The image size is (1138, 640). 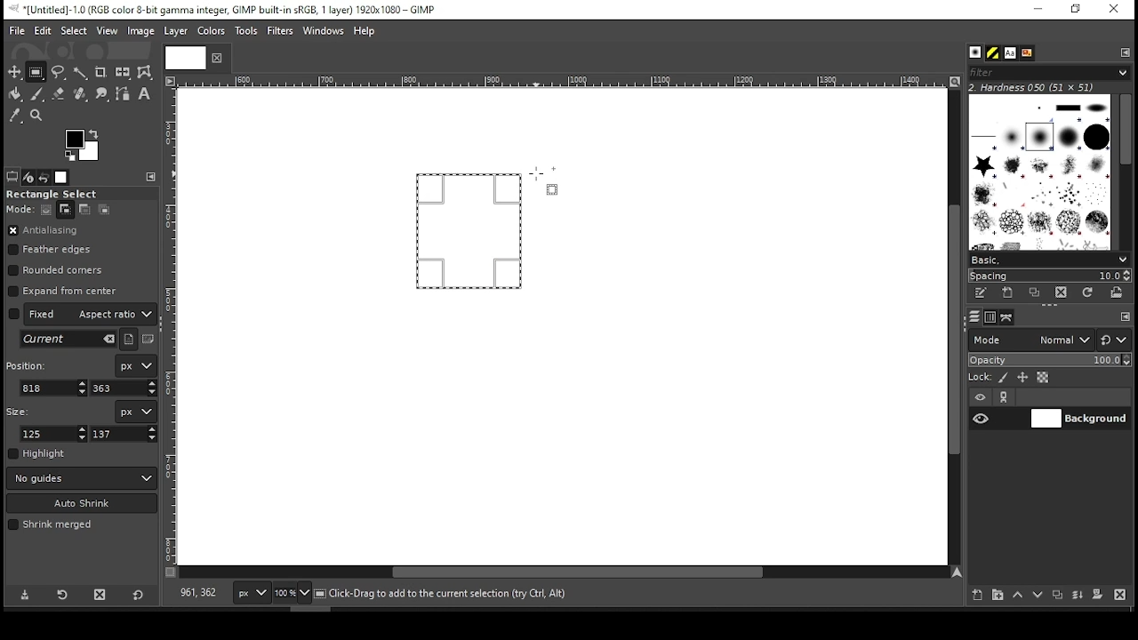 I want to click on layers, so click(x=974, y=317).